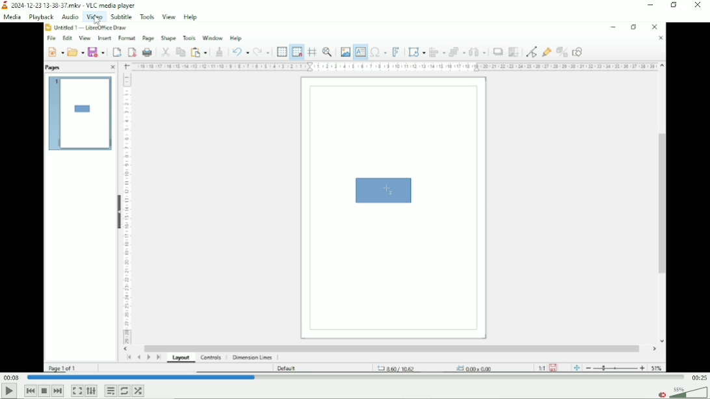 The image size is (710, 399). Describe the element at coordinates (146, 17) in the screenshot. I see `Tools` at that location.